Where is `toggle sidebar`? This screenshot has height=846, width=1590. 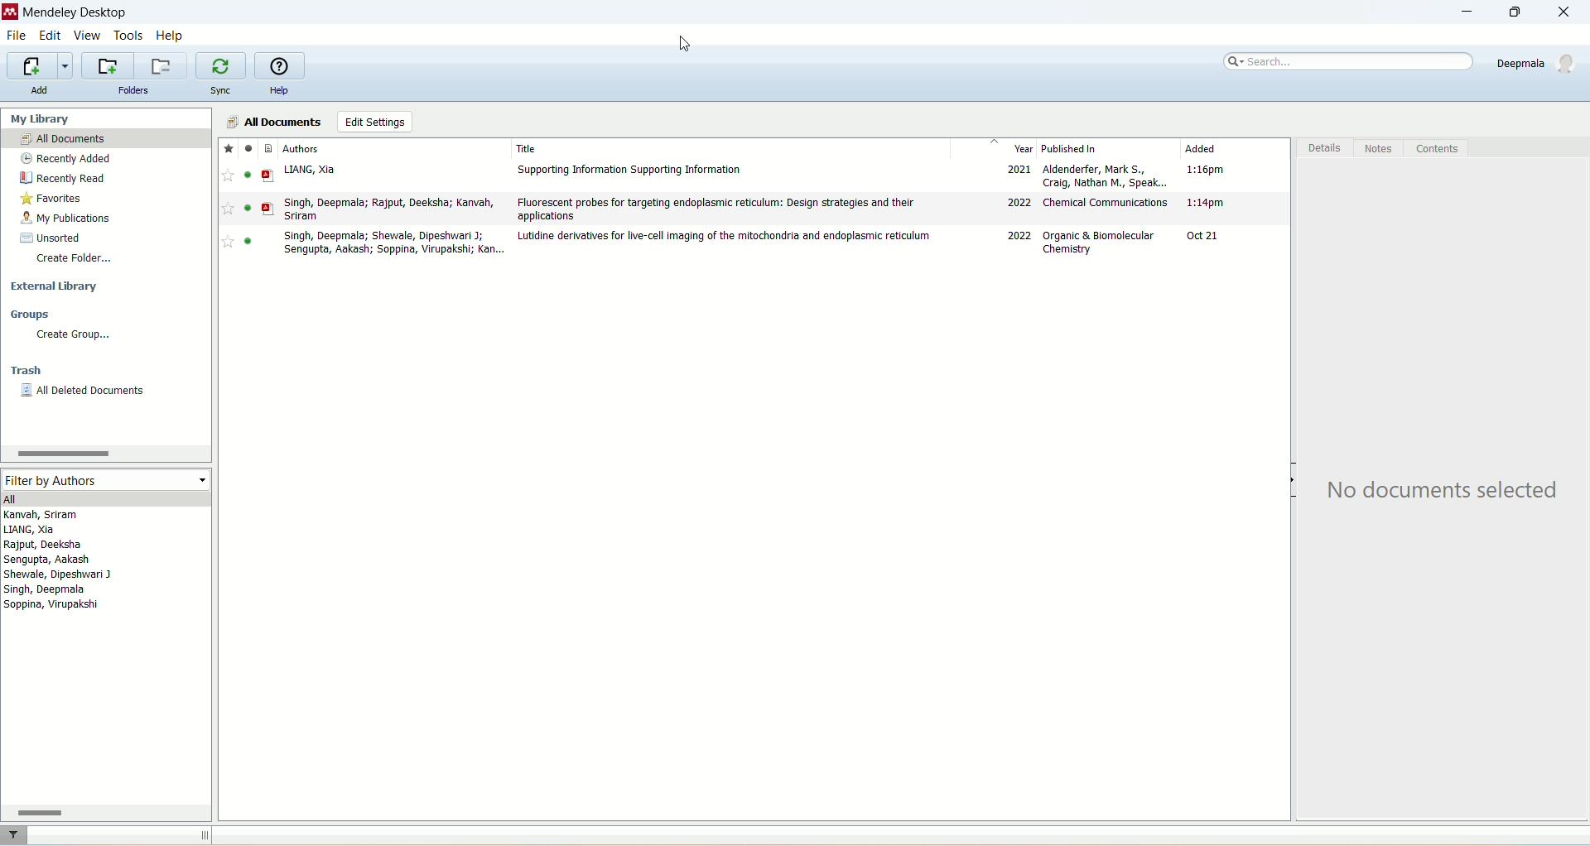
toggle sidebar is located at coordinates (206, 836).